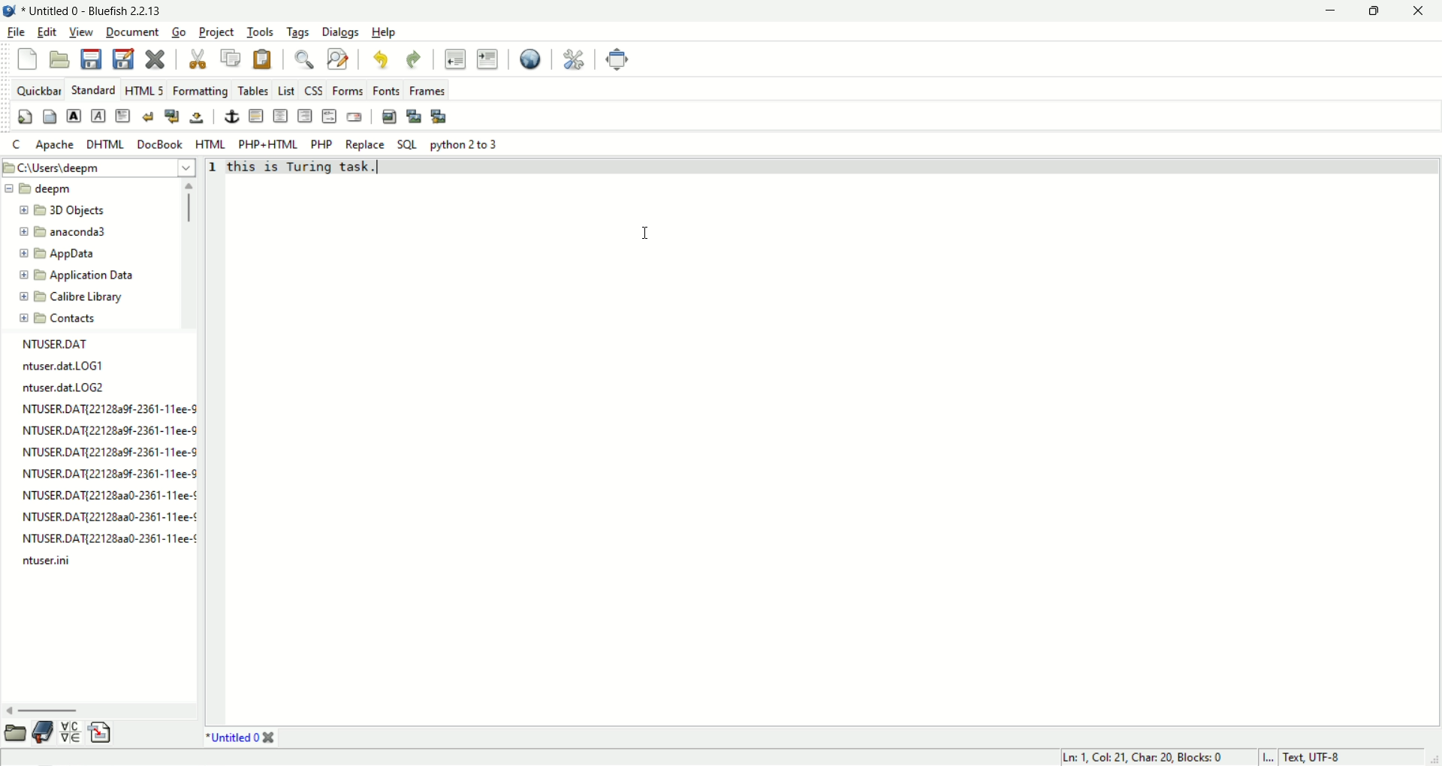 Image resolution: width=1442 pixels, height=766 pixels. I want to click on PHP+HTML, so click(268, 145).